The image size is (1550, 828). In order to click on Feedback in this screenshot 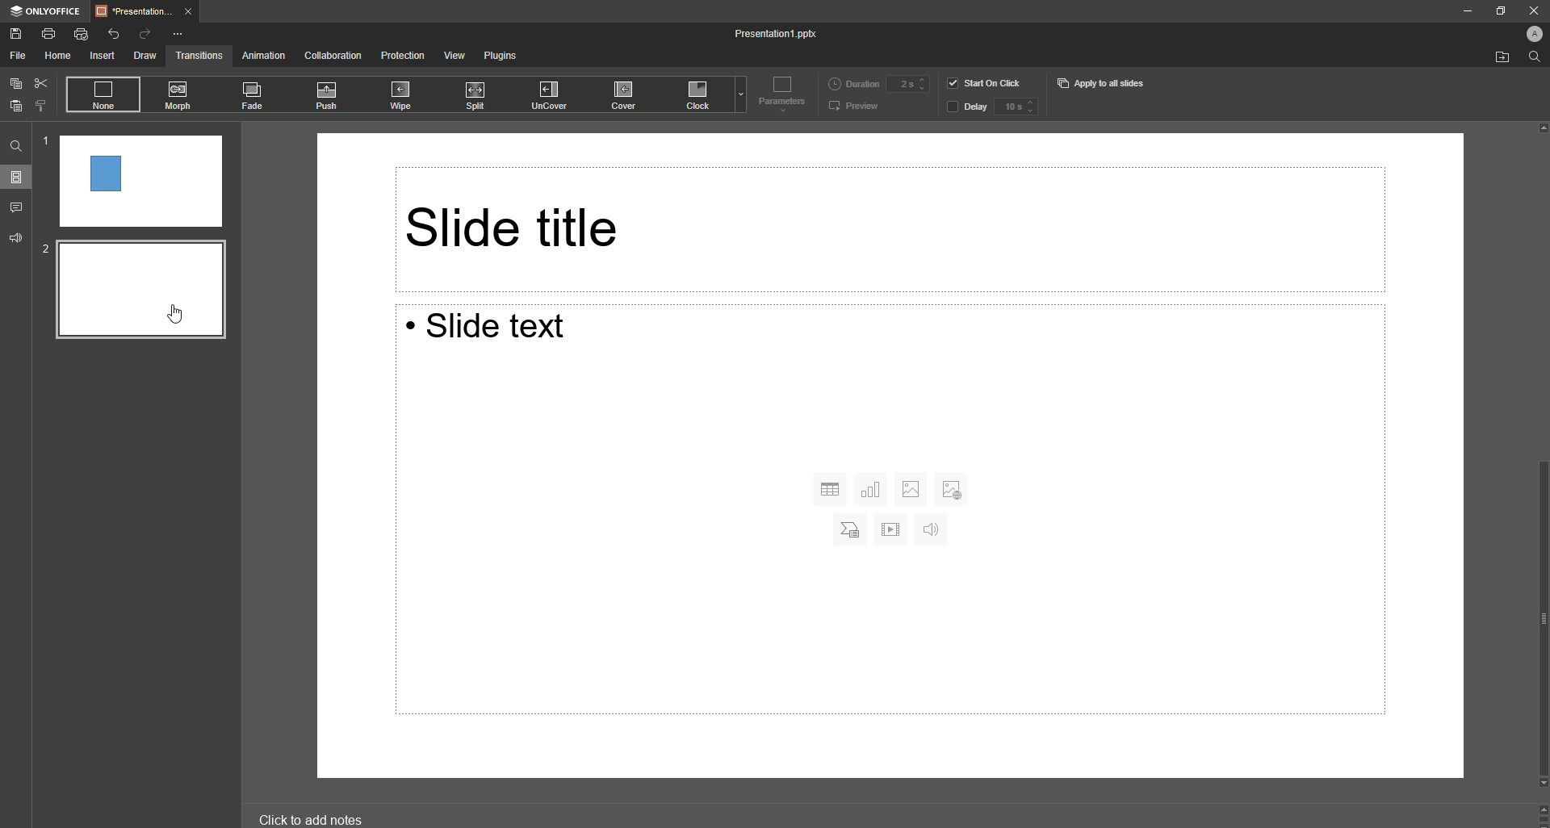, I will do `click(15, 238)`.